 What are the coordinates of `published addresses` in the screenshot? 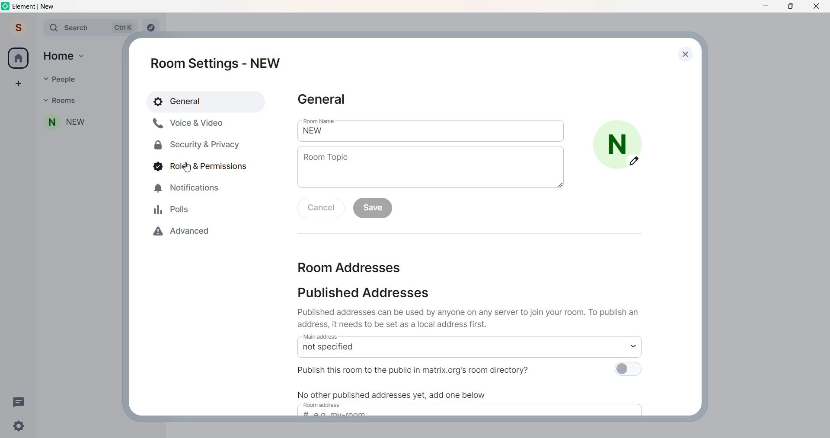 It's located at (361, 295).